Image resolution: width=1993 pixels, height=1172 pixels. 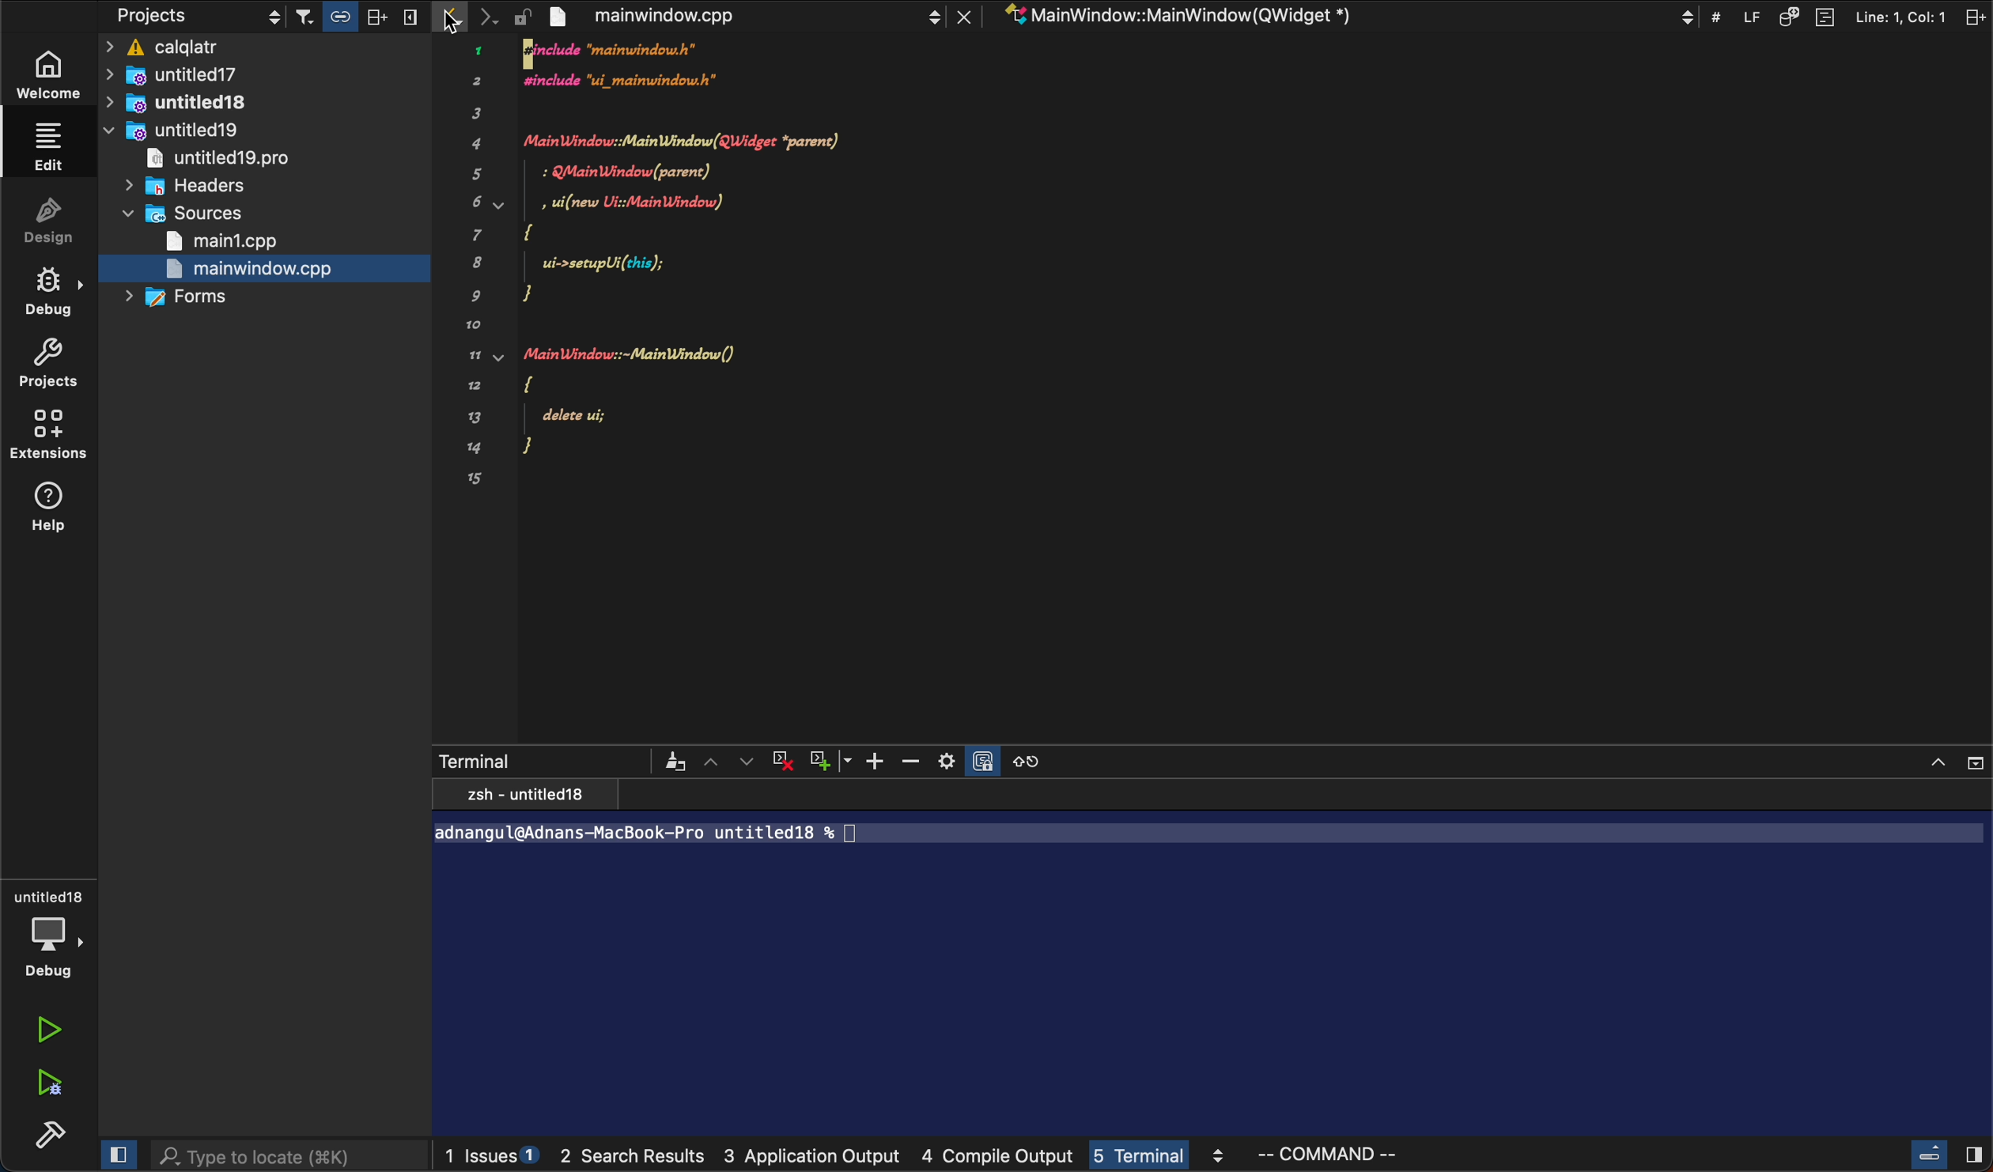 I want to click on edit, so click(x=45, y=145).